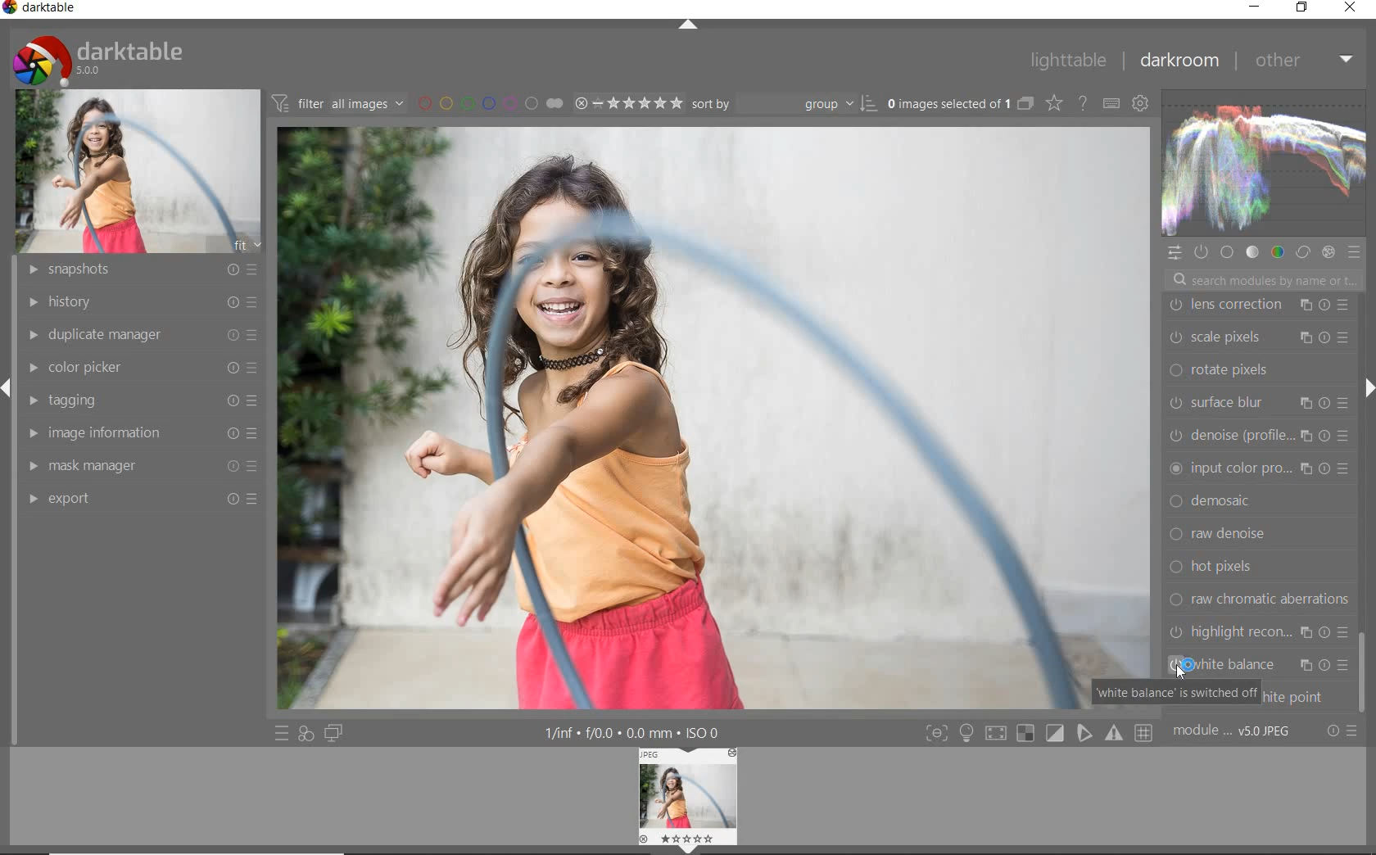 This screenshot has height=855, width=1376. I want to click on split toning, so click(1260, 505).